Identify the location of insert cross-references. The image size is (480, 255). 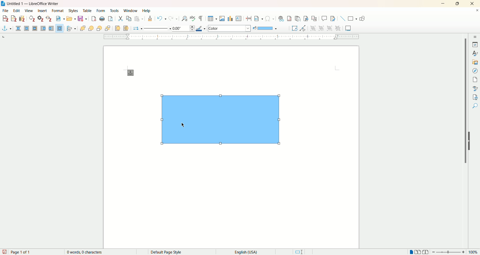
(314, 18).